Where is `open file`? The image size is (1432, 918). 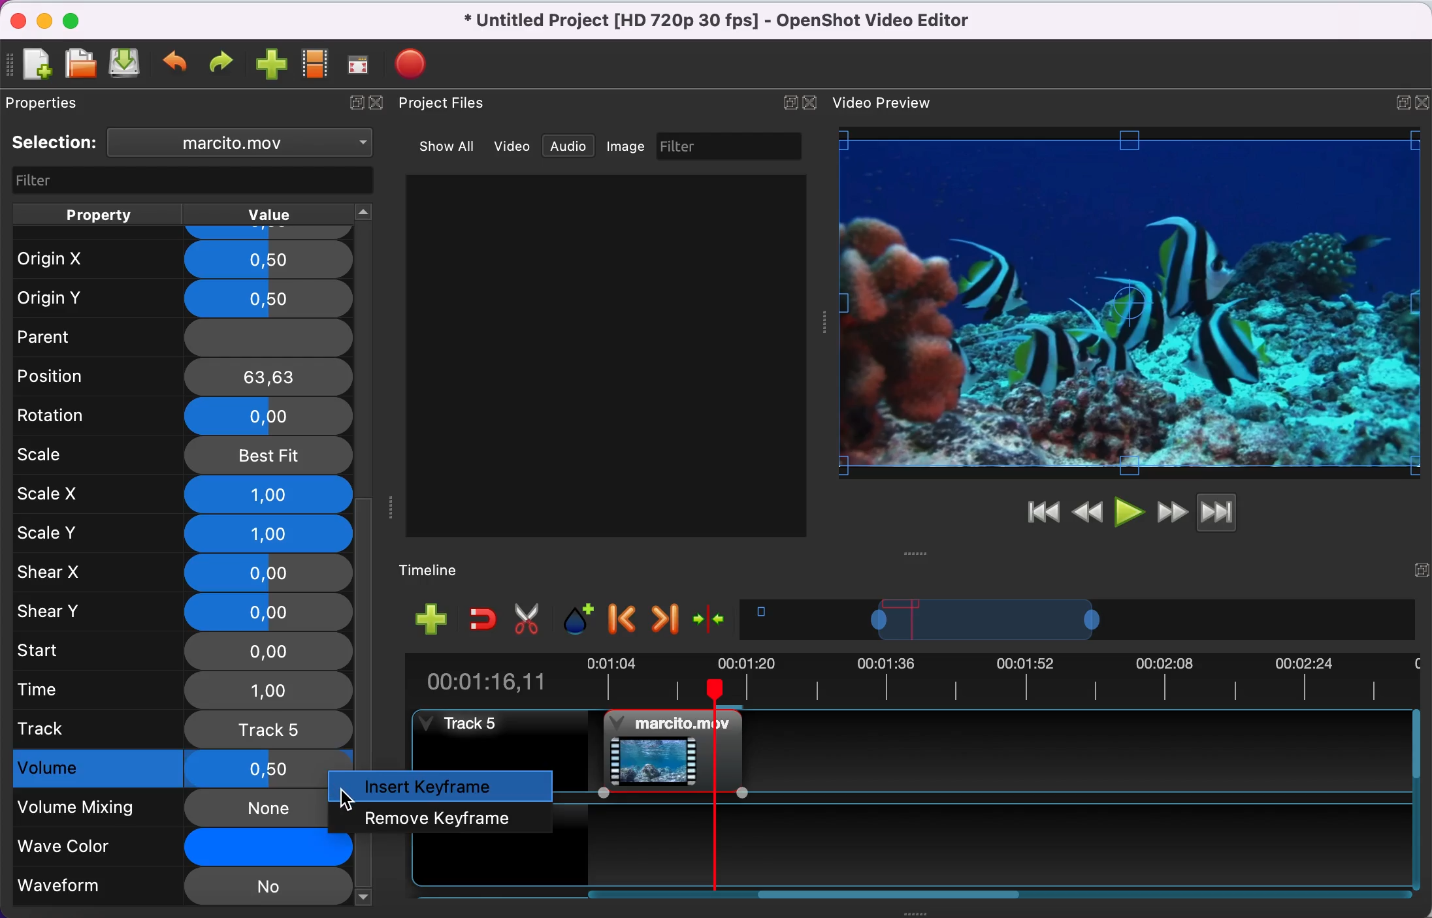 open file is located at coordinates (80, 63).